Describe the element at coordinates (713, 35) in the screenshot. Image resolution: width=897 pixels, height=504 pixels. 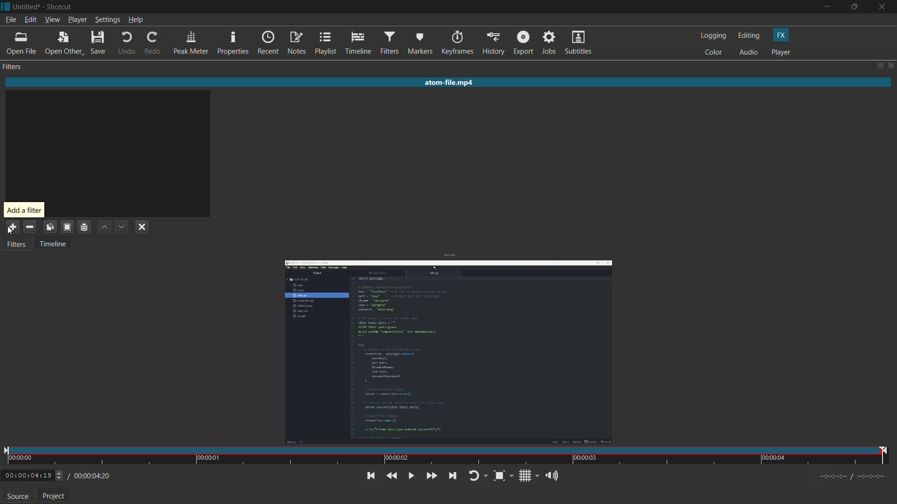
I see `logging` at that location.